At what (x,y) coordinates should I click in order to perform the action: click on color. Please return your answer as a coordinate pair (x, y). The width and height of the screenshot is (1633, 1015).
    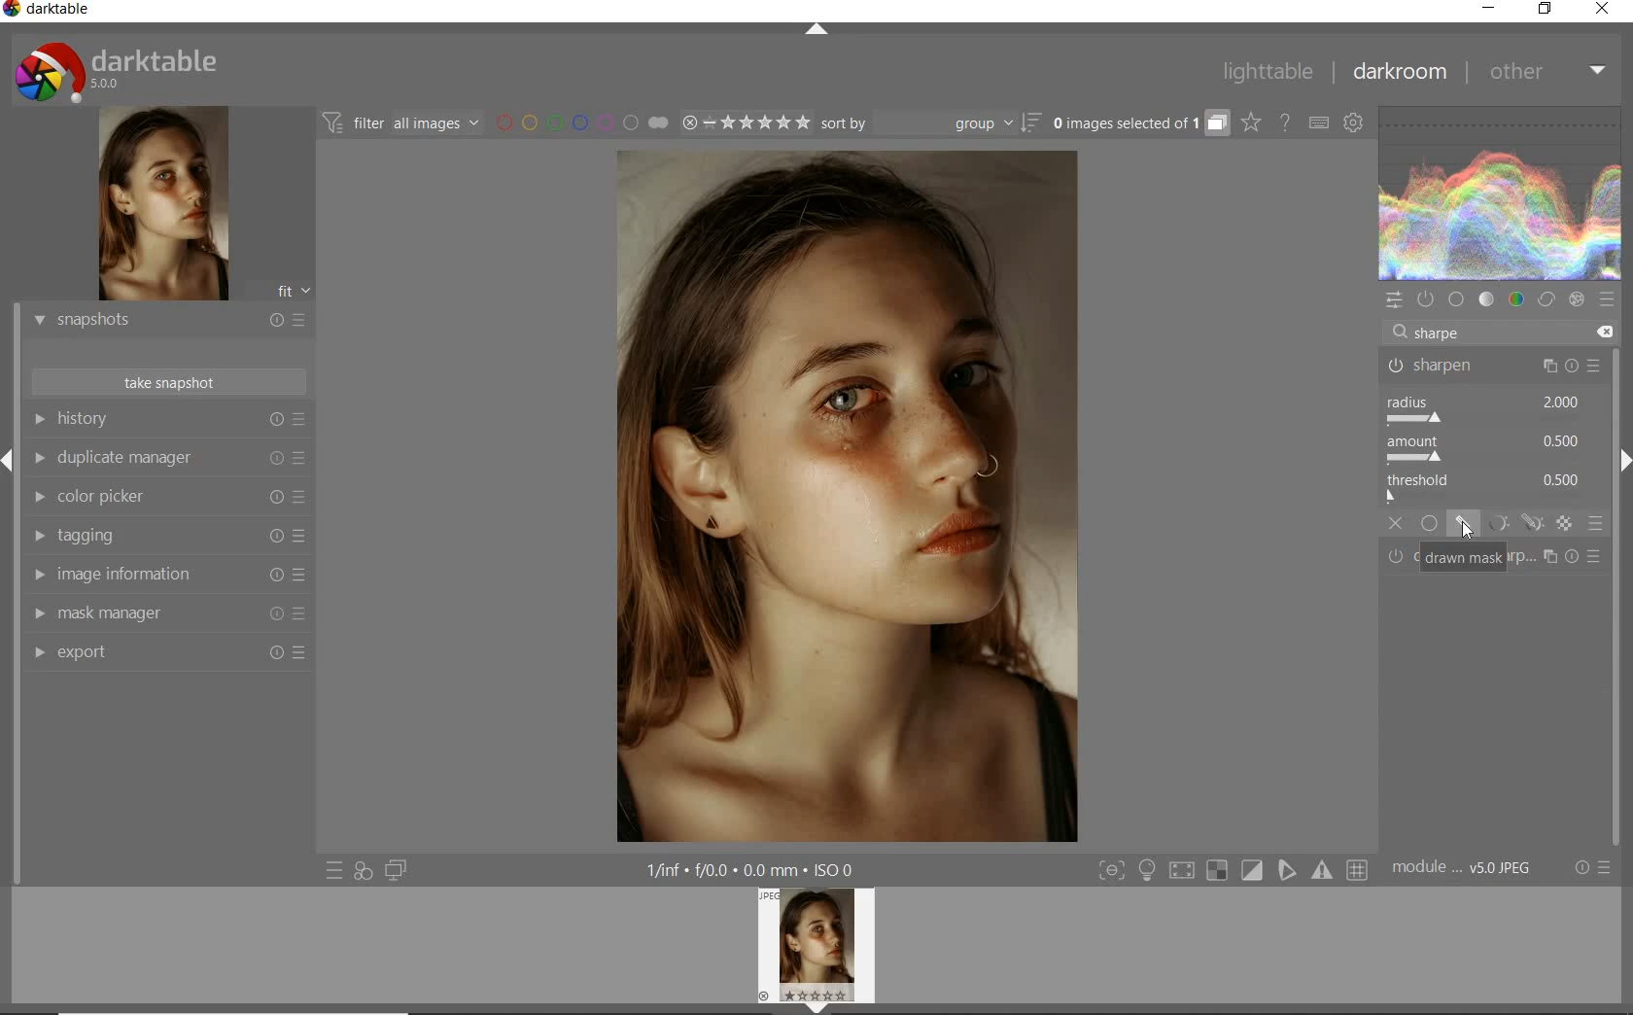
    Looking at the image, I should click on (1517, 301).